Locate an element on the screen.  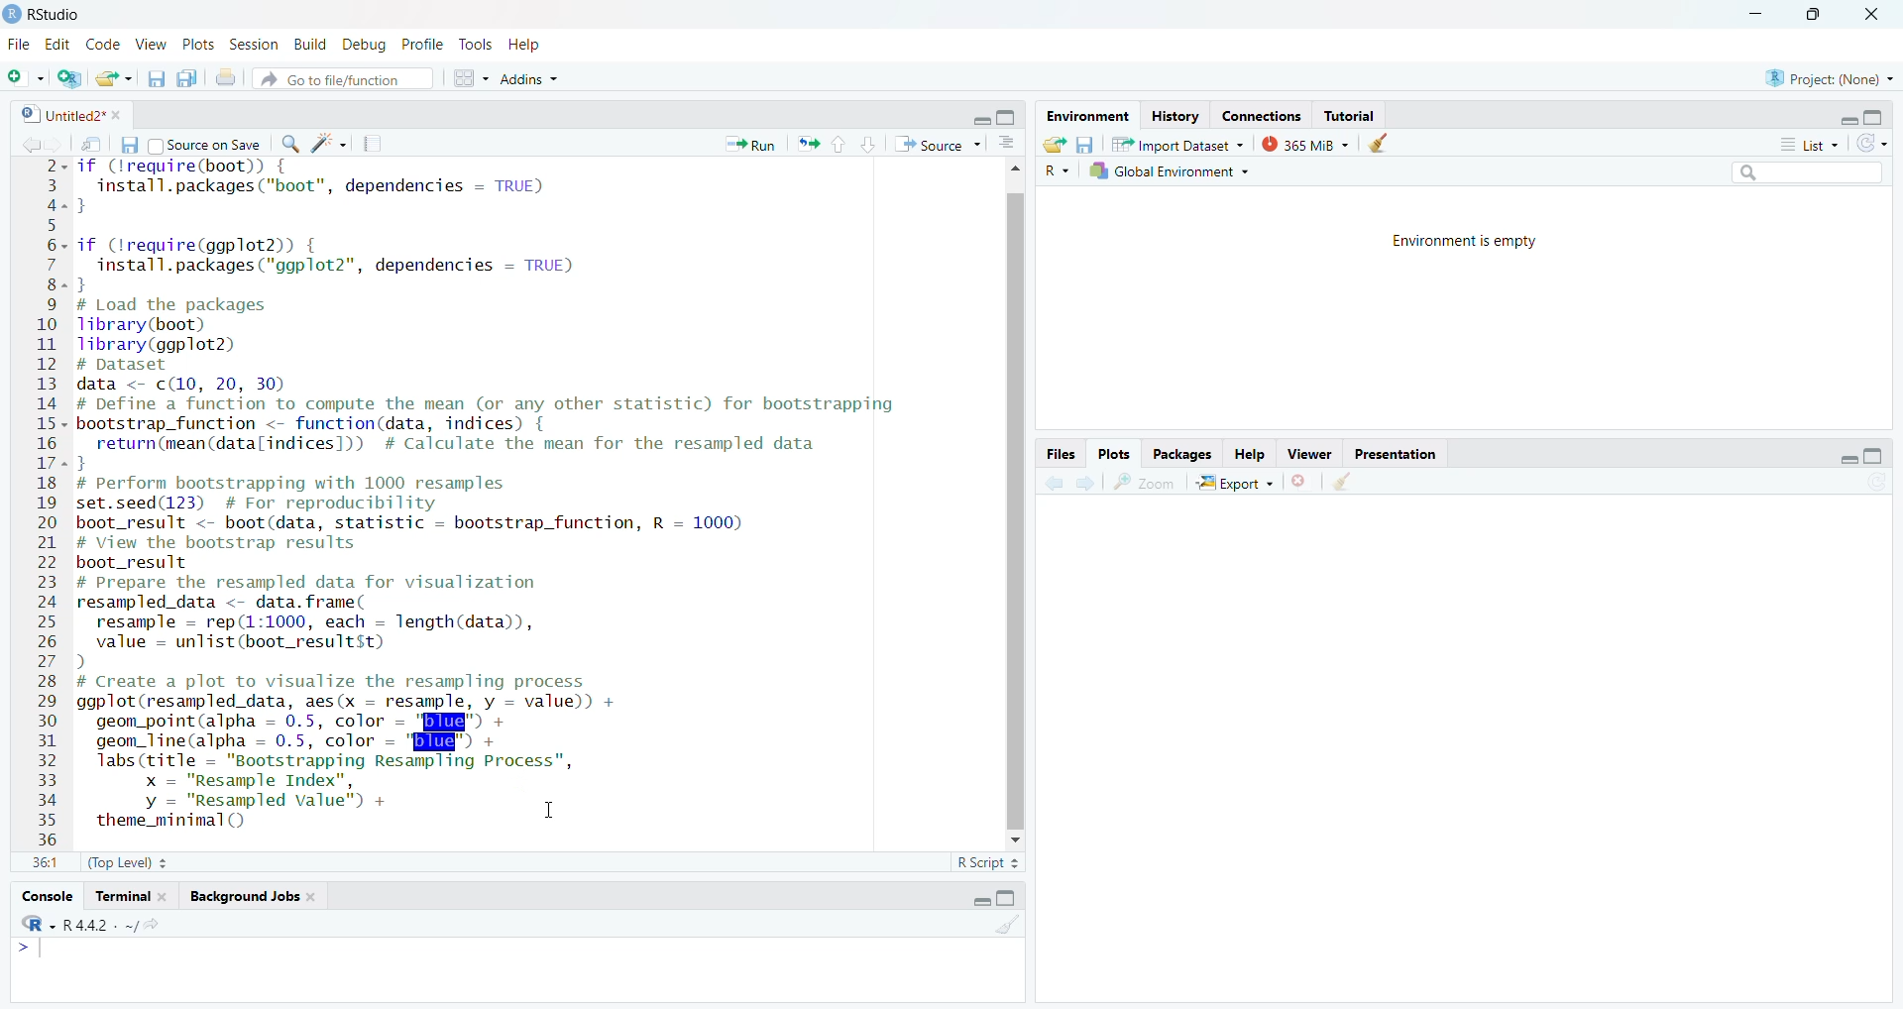
Files is located at coordinates (1058, 452).